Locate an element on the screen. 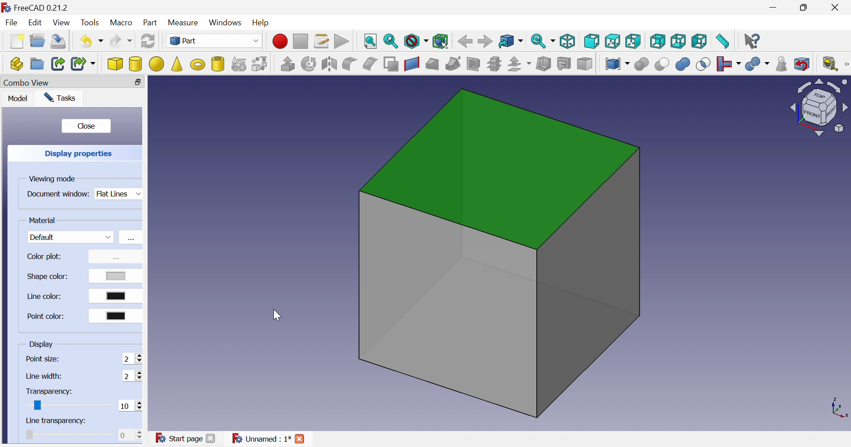  Create projection on surface is located at coordinates (564, 63).